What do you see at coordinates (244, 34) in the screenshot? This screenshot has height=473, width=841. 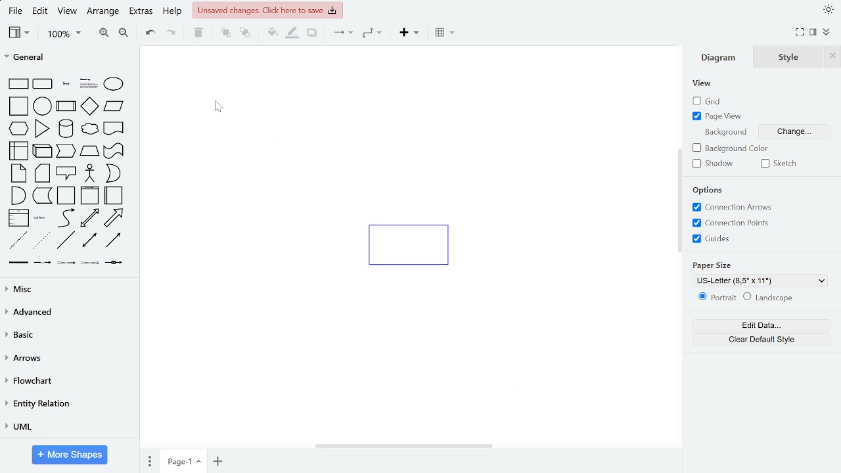 I see `to back` at bounding box center [244, 34].